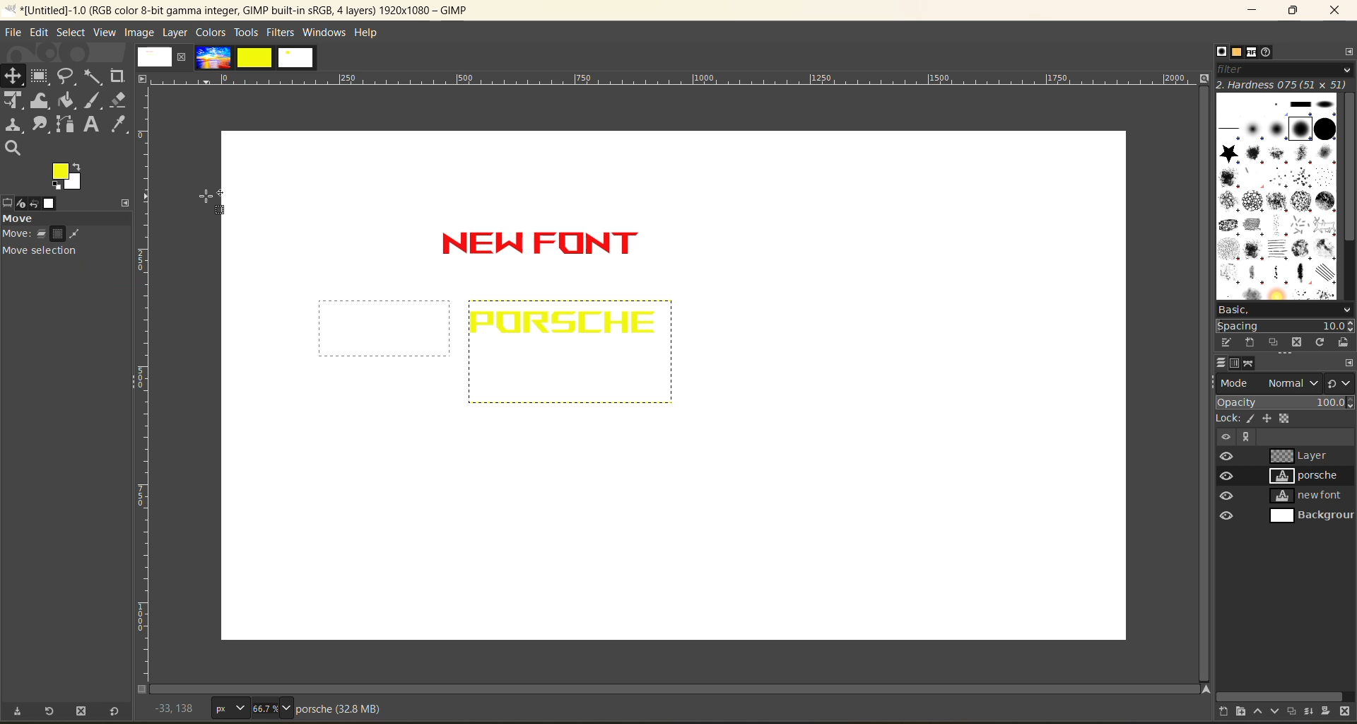  Describe the element at coordinates (237, 9) in the screenshot. I see `app name and file name` at that location.